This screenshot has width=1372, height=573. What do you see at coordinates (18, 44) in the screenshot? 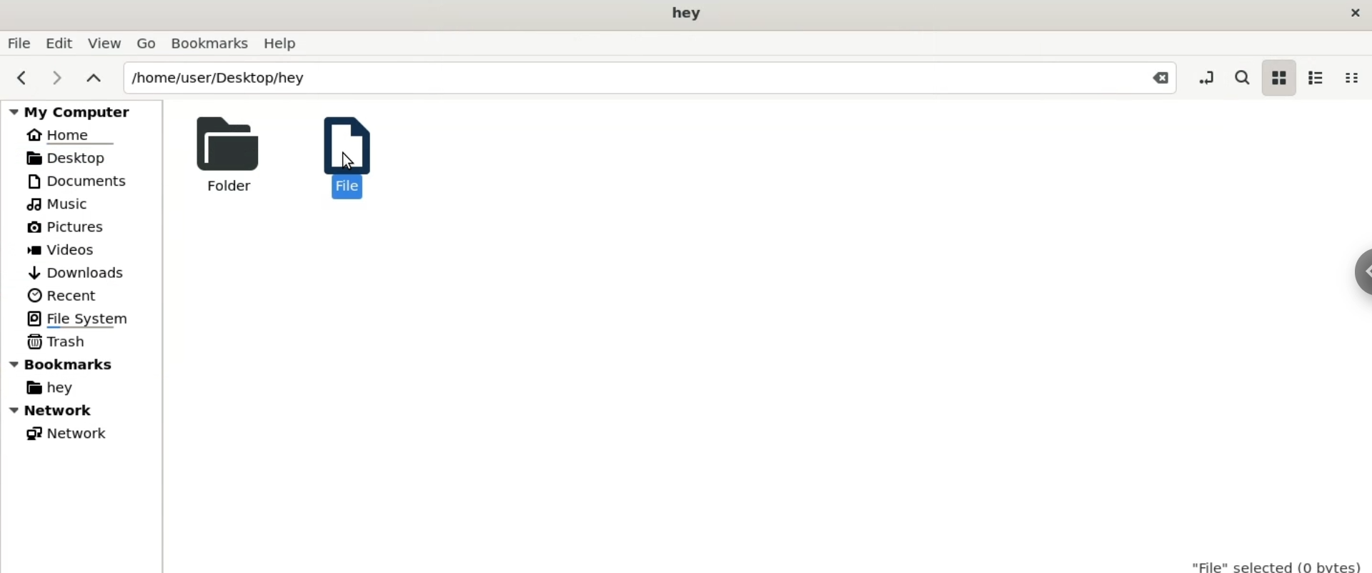
I see `file ` at bounding box center [18, 44].